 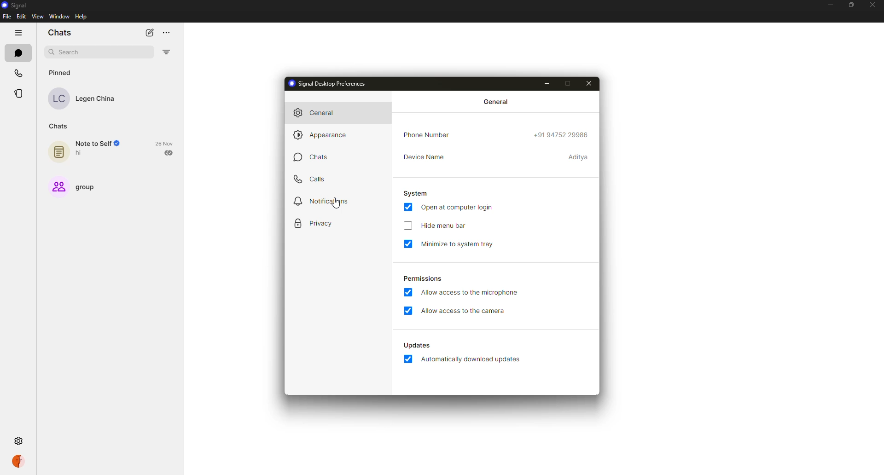 I want to click on filter, so click(x=164, y=52).